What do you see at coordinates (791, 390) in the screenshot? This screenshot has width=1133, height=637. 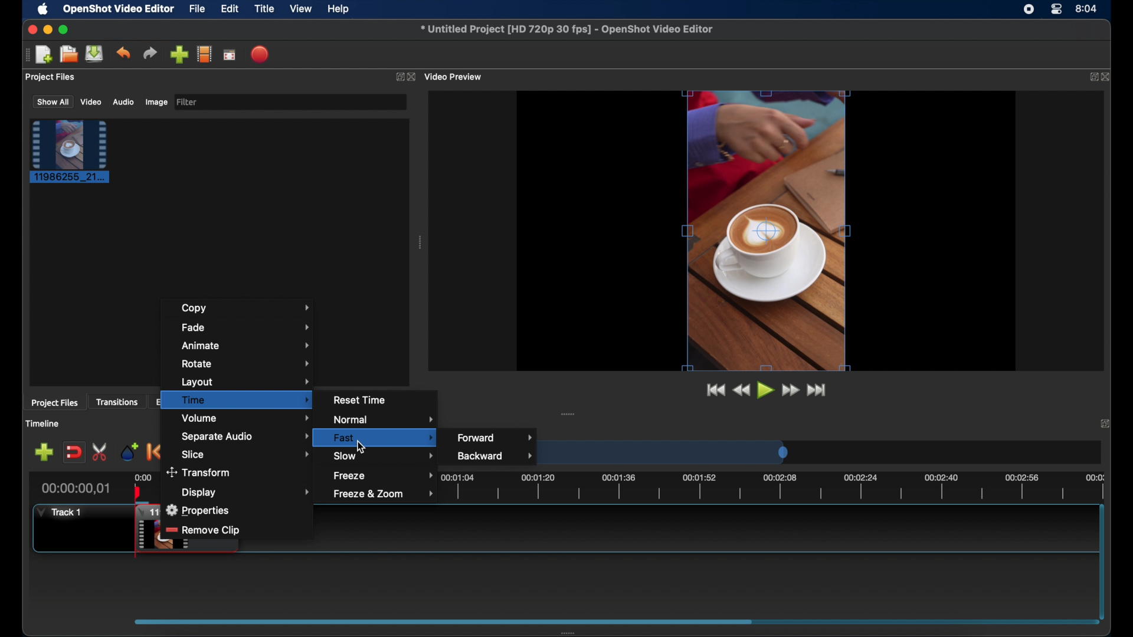 I see `fastfoward` at bounding box center [791, 390].